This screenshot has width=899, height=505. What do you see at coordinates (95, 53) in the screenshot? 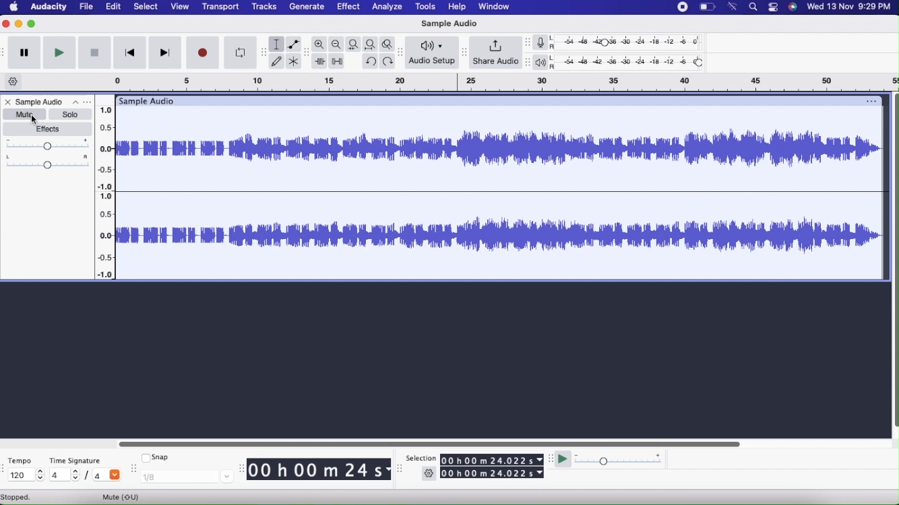
I see `Stop` at bounding box center [95, 53].